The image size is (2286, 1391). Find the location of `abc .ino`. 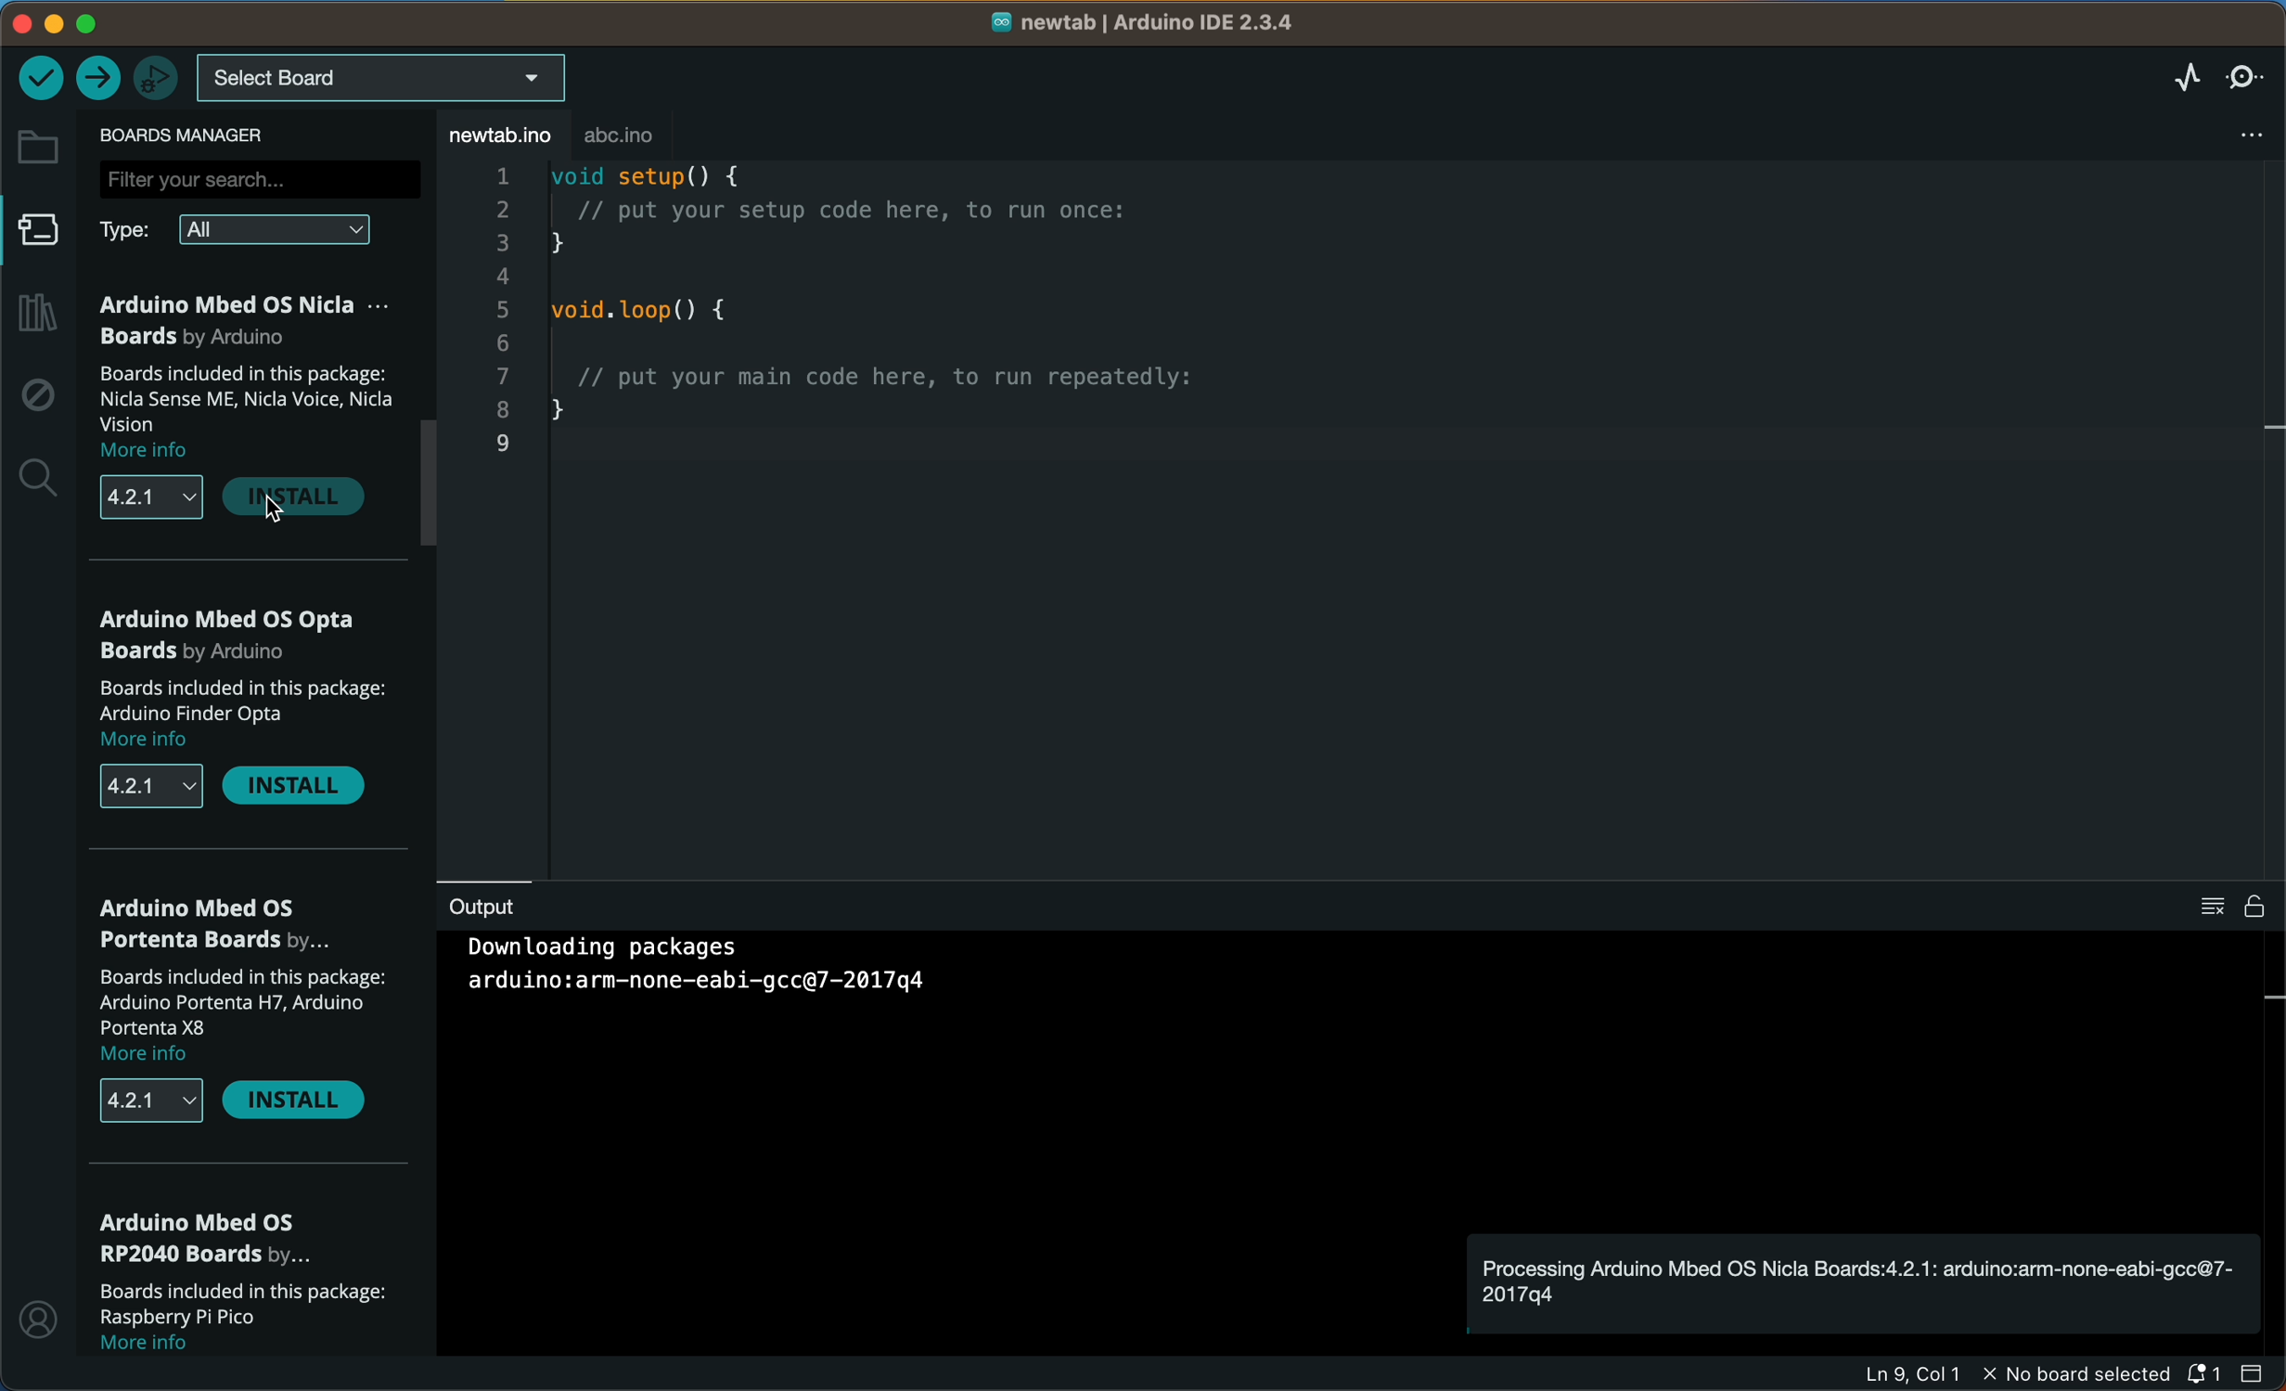

abc .ino is located at coordinates (650, 136).